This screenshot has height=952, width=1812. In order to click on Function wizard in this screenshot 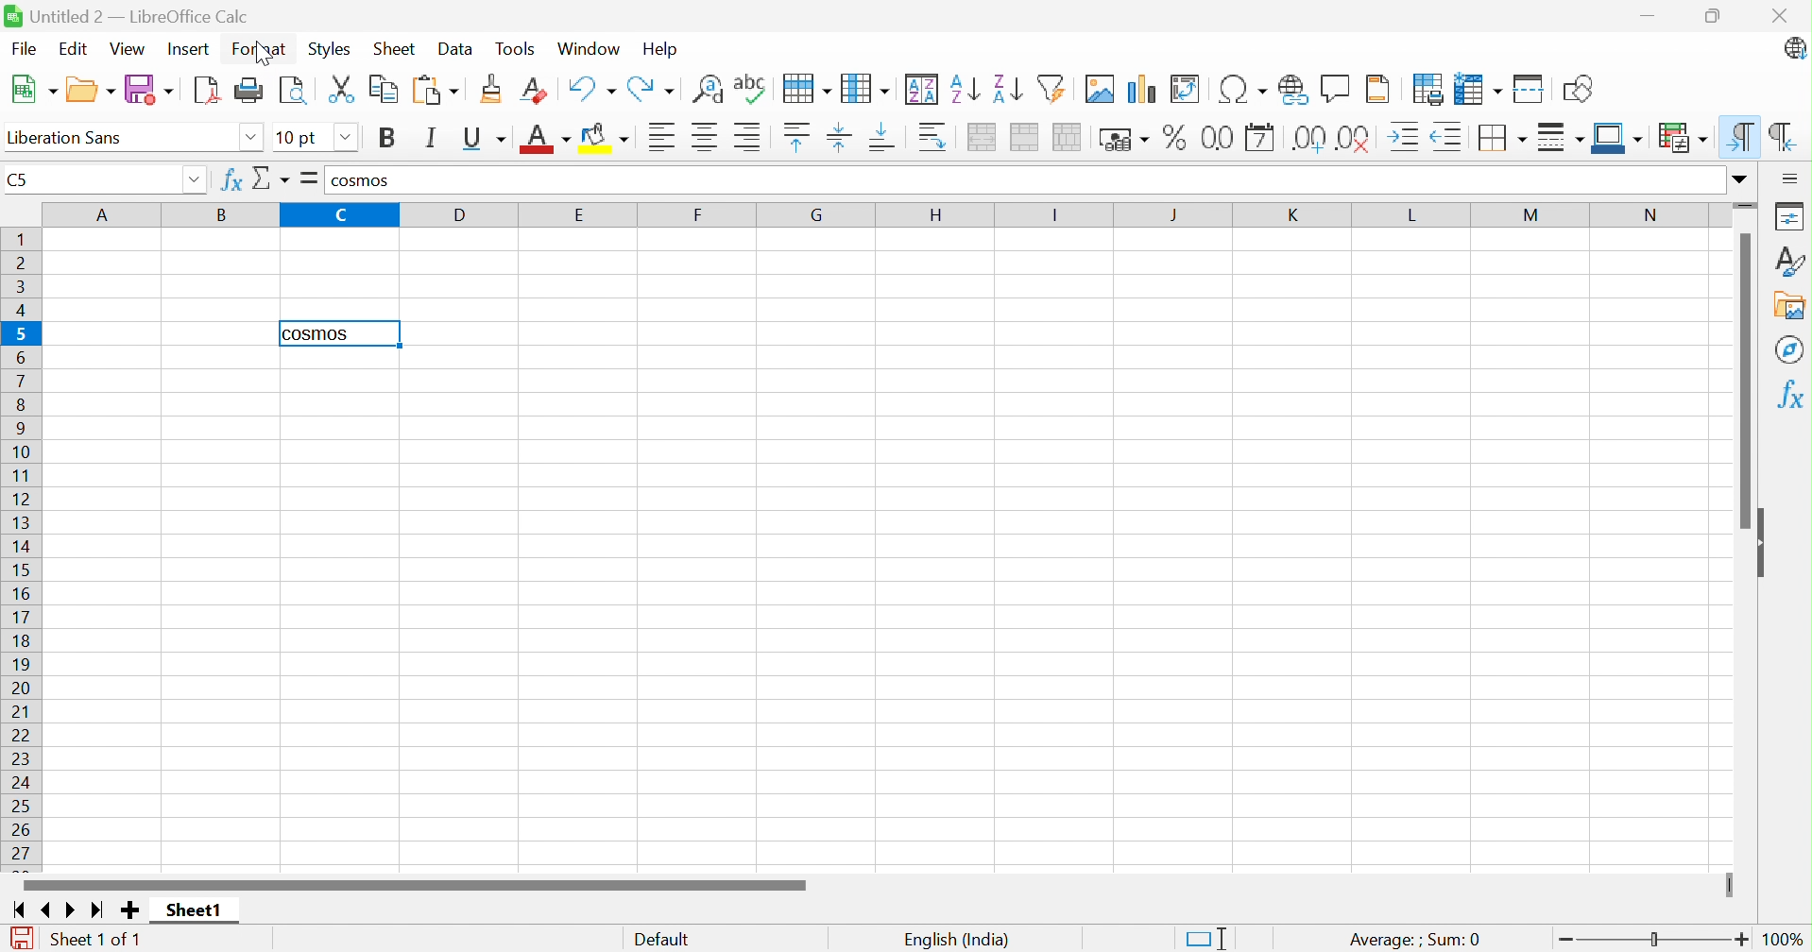, I will do `click(232, 181)`.